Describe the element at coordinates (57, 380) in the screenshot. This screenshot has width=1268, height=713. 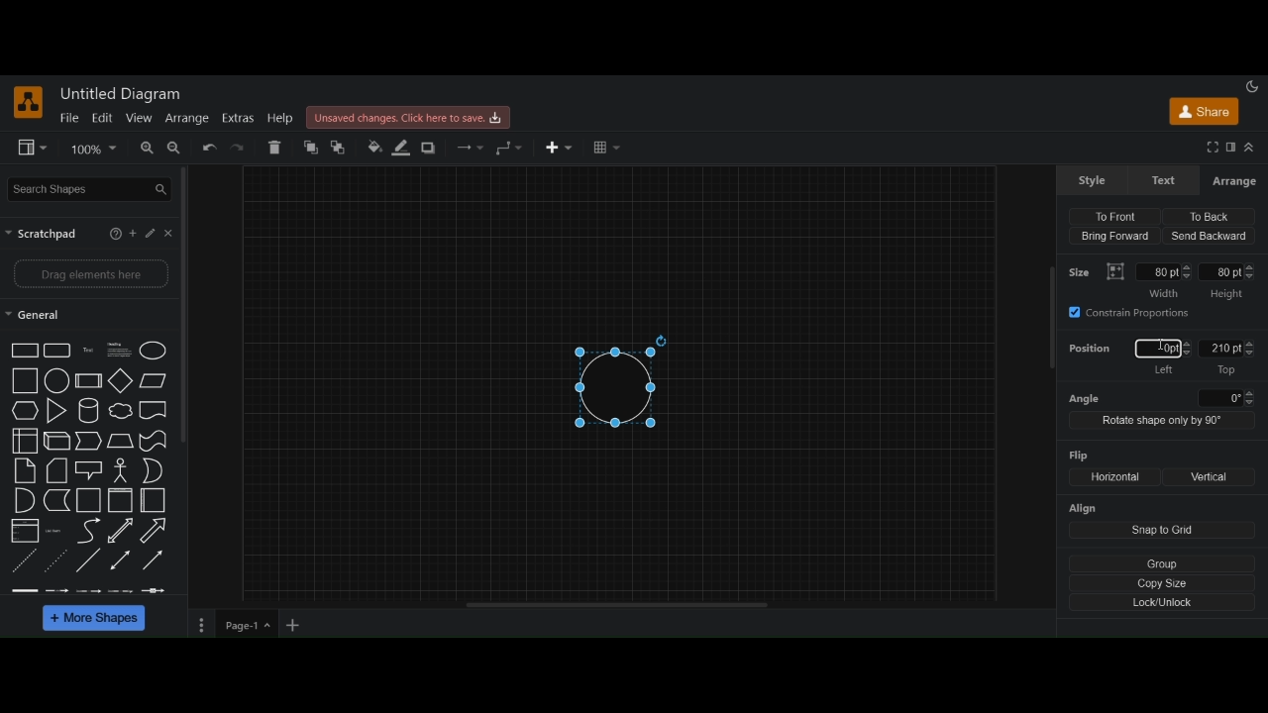
I see `Circle` at that location.